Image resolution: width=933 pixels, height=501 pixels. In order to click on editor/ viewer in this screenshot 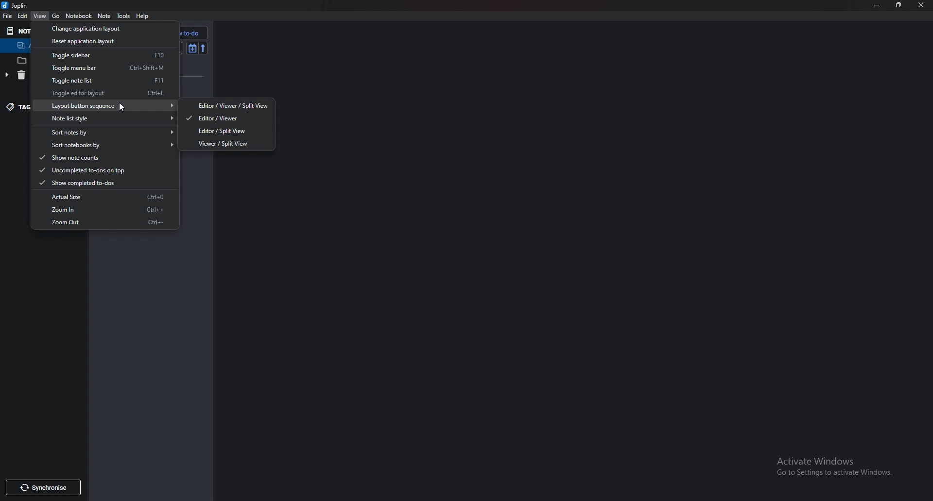, I will do `click(226, 118)`.